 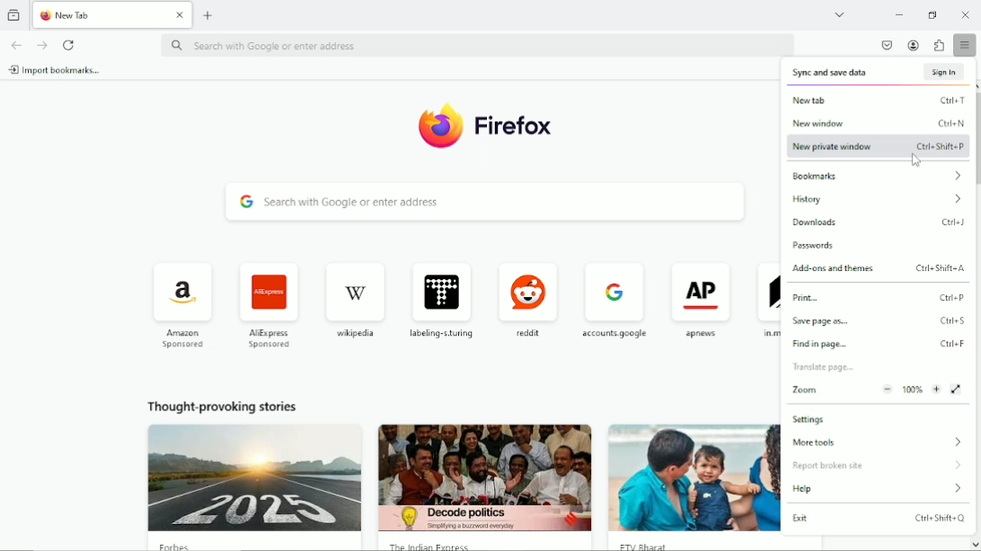 What do you see at coordinates (879, 146) in the screenshot?
I see `new private window` at bounding box center [879, 146].